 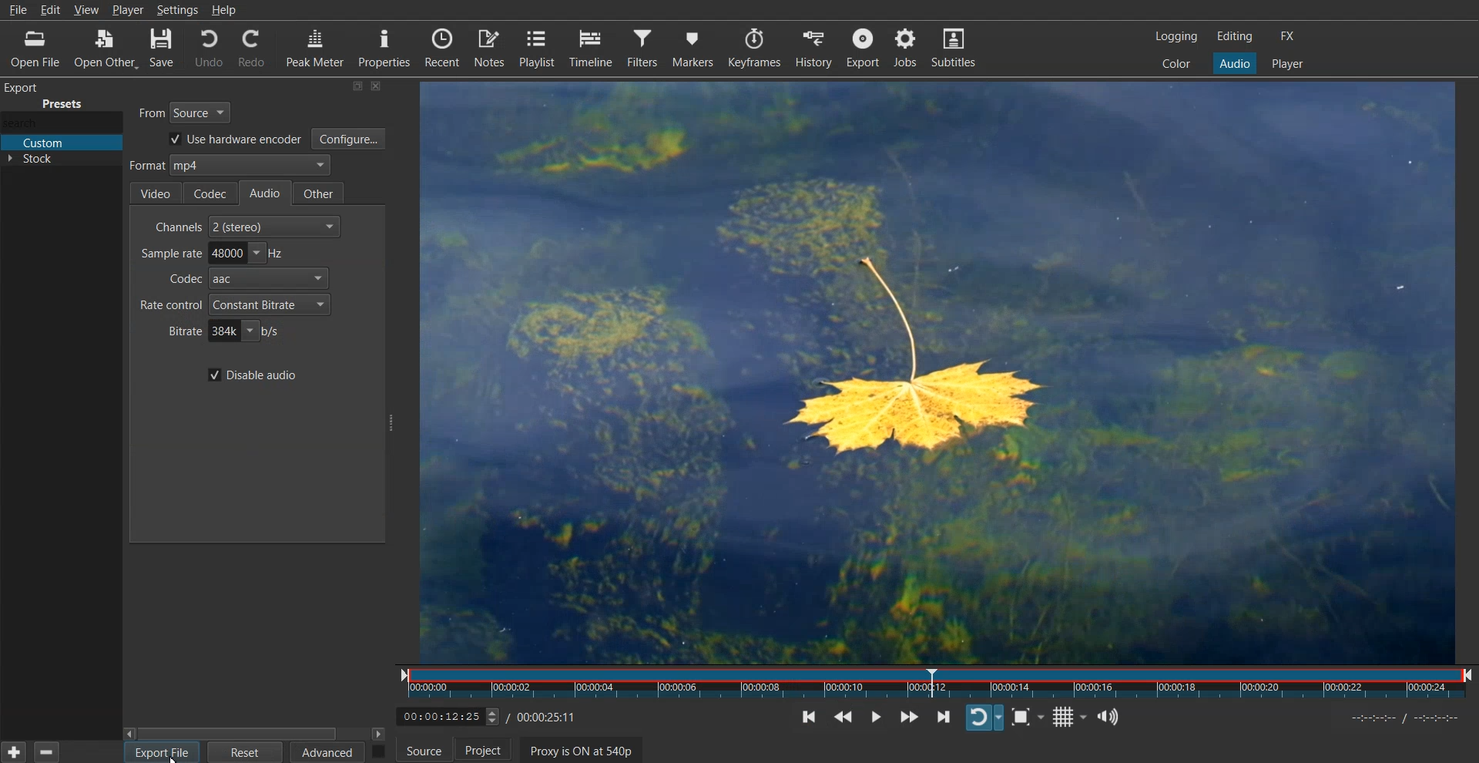 What do you see at coordinates (1235, 35) in the screenshot?
I see `Editing` at bounding box center [1235, 35].